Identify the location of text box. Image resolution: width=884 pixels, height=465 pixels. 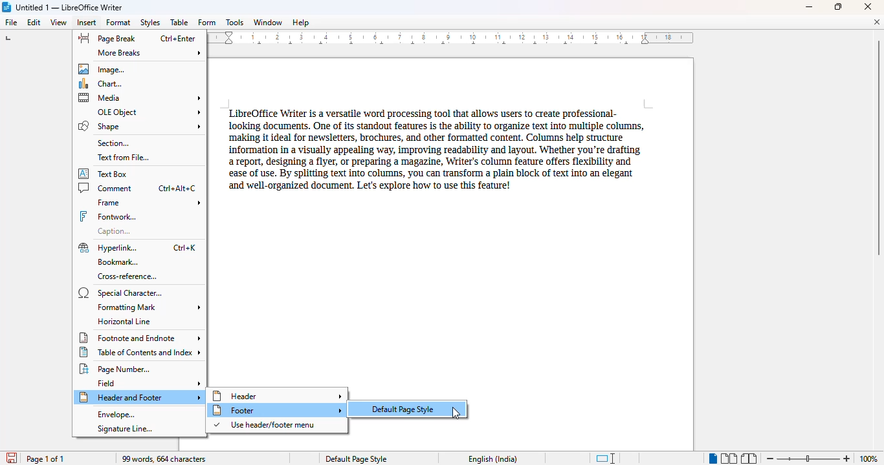
(107, 173).